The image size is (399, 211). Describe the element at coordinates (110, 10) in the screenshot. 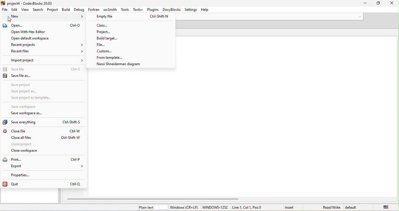

I see `wxsmith` at that location.